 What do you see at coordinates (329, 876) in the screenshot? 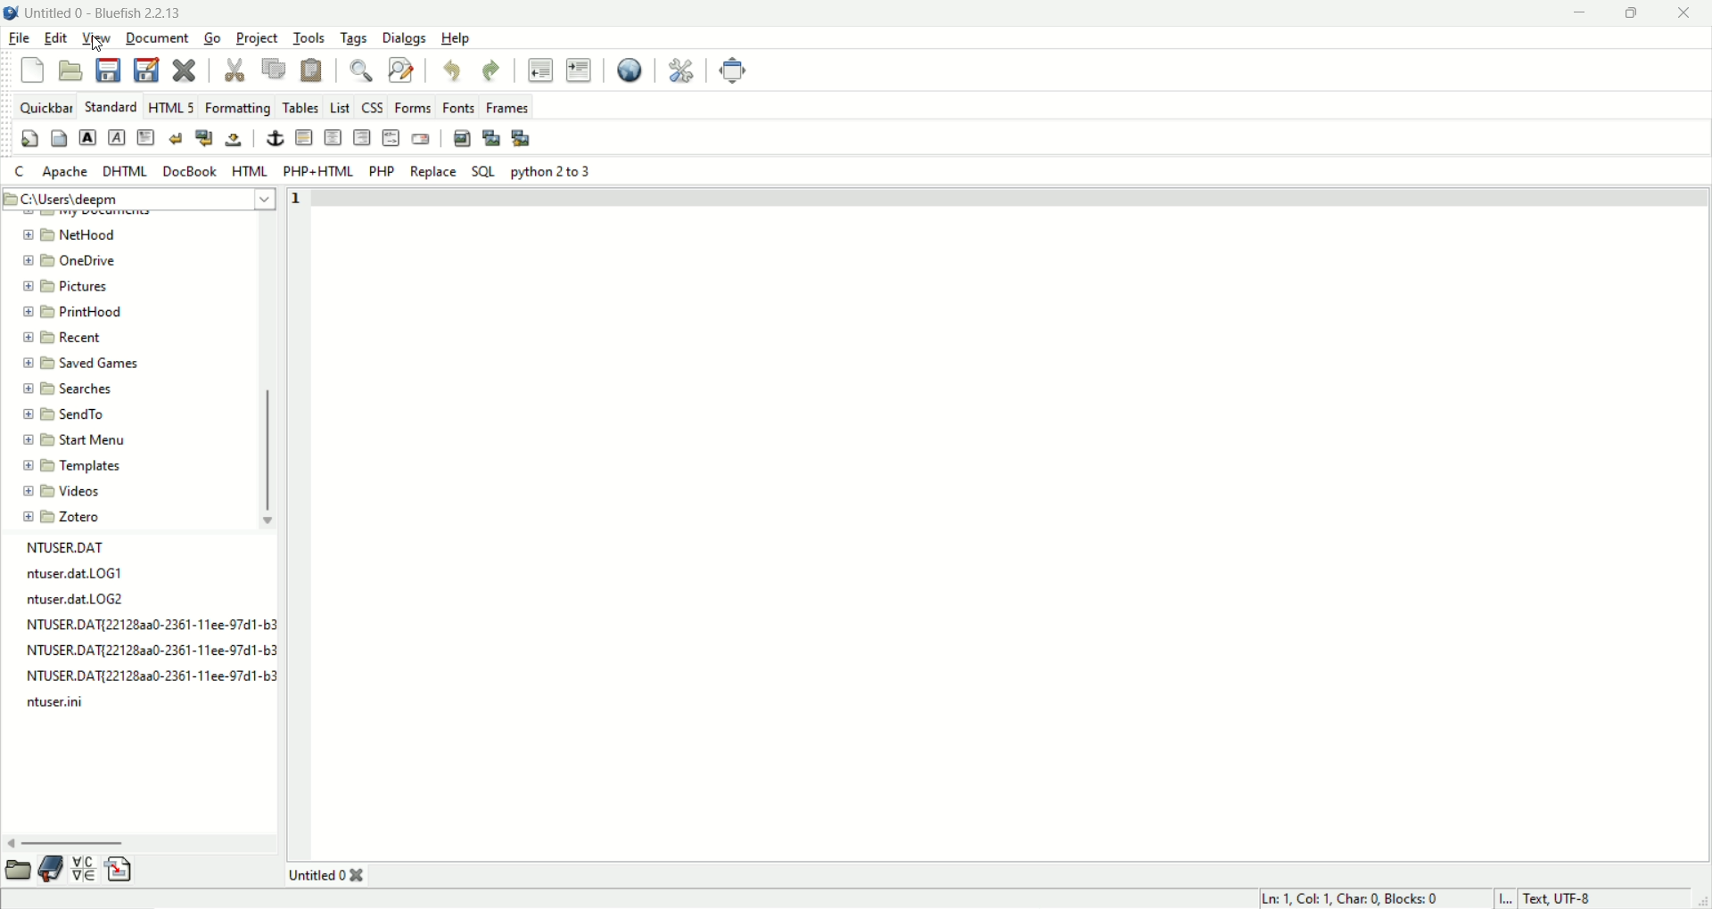
I see `title` at bounding box center [329, 876].